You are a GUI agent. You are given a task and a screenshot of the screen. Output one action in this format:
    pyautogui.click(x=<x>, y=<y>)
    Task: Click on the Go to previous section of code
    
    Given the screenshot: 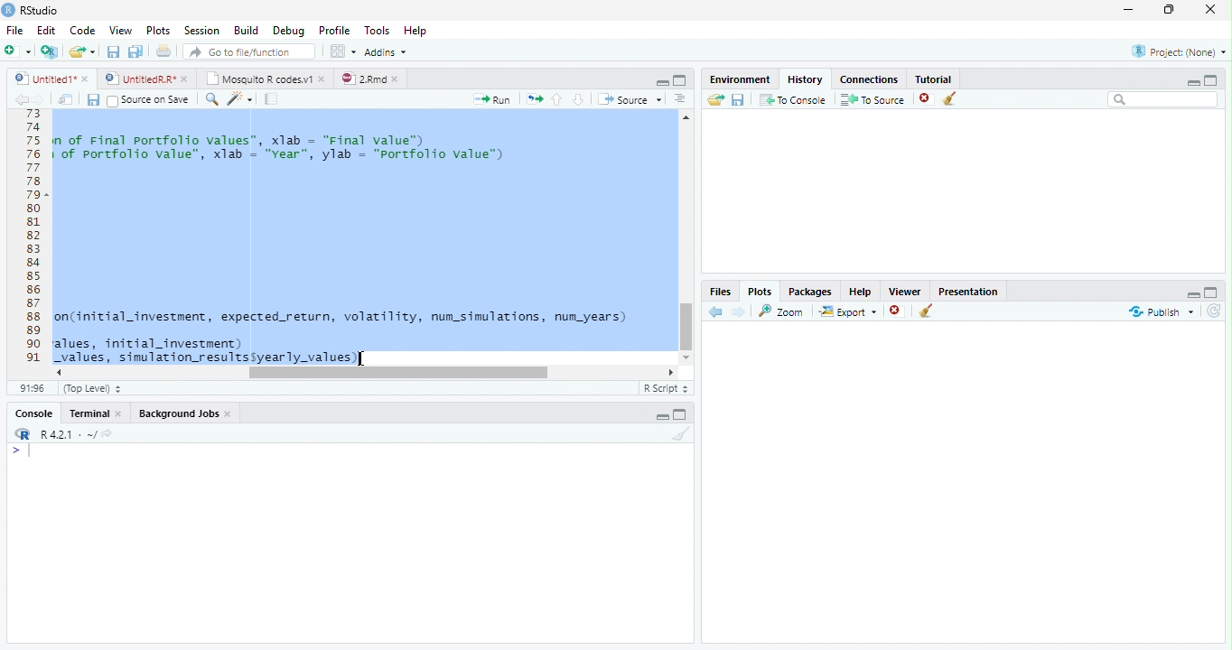 What is the action you would take?
    pyautogui.click(x=557, y=101)
    